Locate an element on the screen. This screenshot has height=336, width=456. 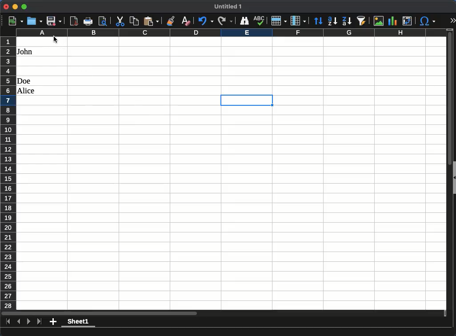
sheet1 is located at coordinates (77, 323).